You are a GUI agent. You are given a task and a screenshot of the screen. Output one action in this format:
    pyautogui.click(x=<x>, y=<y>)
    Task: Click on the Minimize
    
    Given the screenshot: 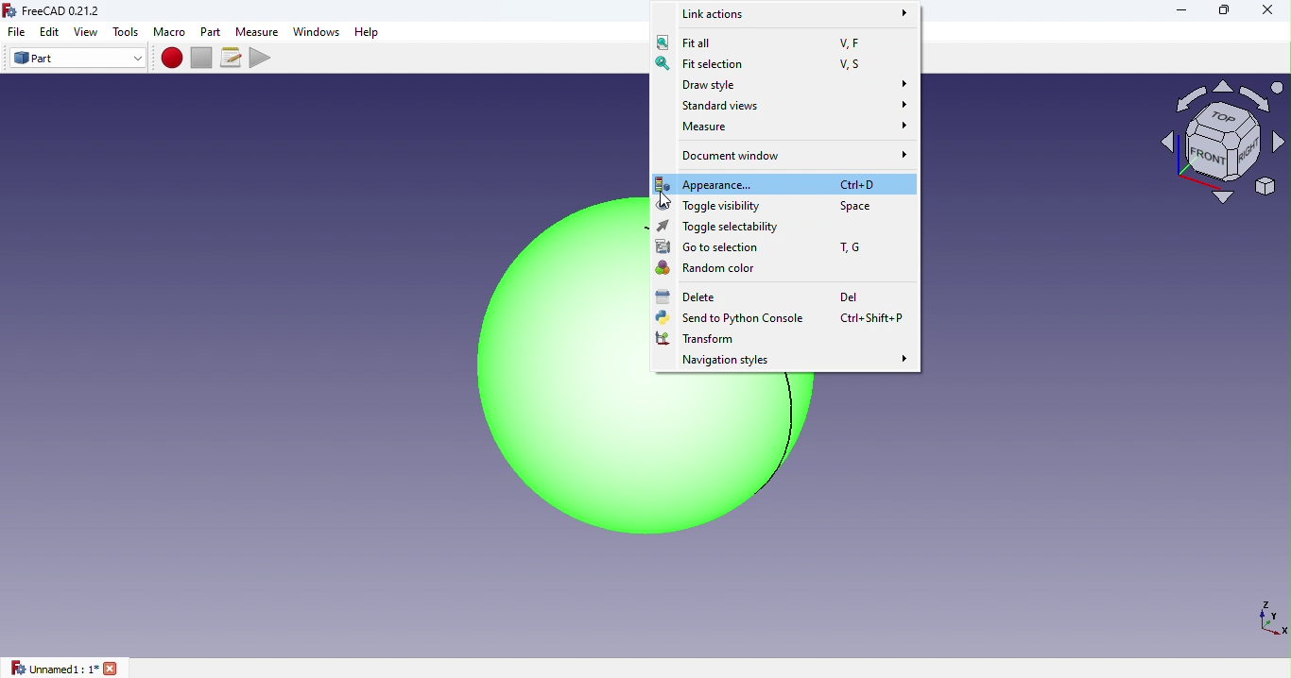 What is the action you would take?
    pyautogui.click(x=1179, y=10)
    